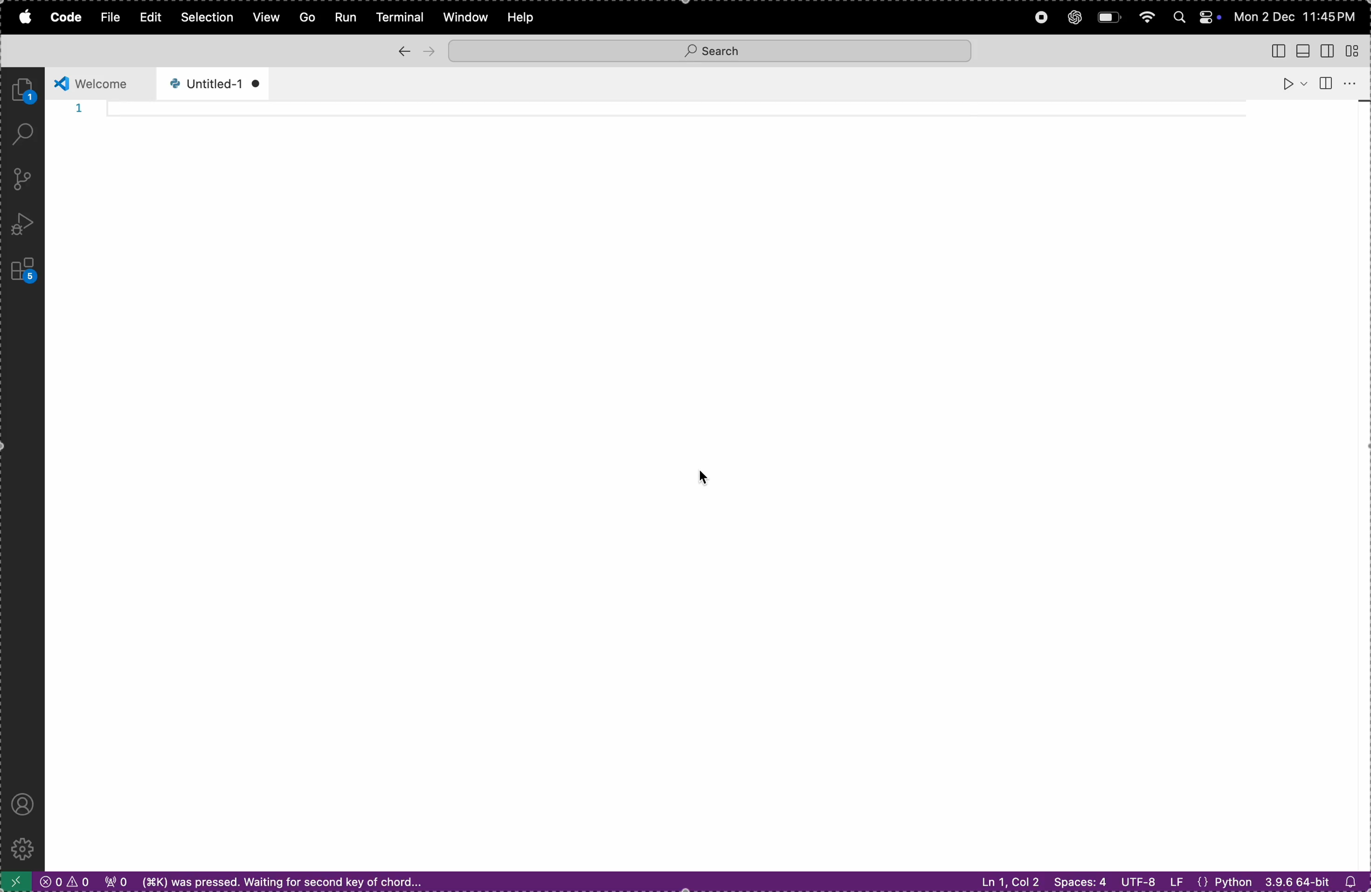 The width and height of the screenshot is (1371, 892). I want to click on view, so click(265, 17).